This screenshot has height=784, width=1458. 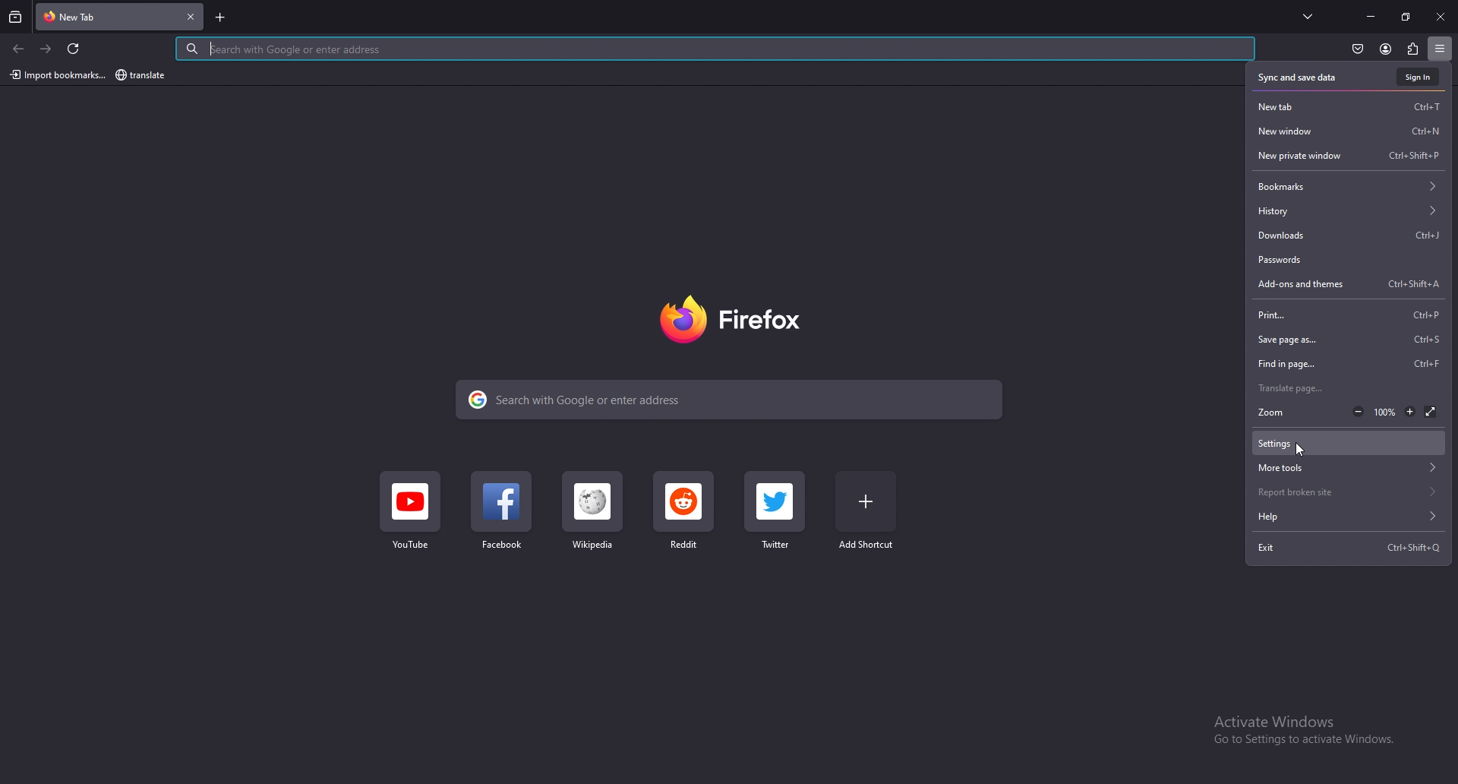 What do you see at coordinates (1406, 17) in the screenshot?
I see `resize` at bounding box center [1406, 17].